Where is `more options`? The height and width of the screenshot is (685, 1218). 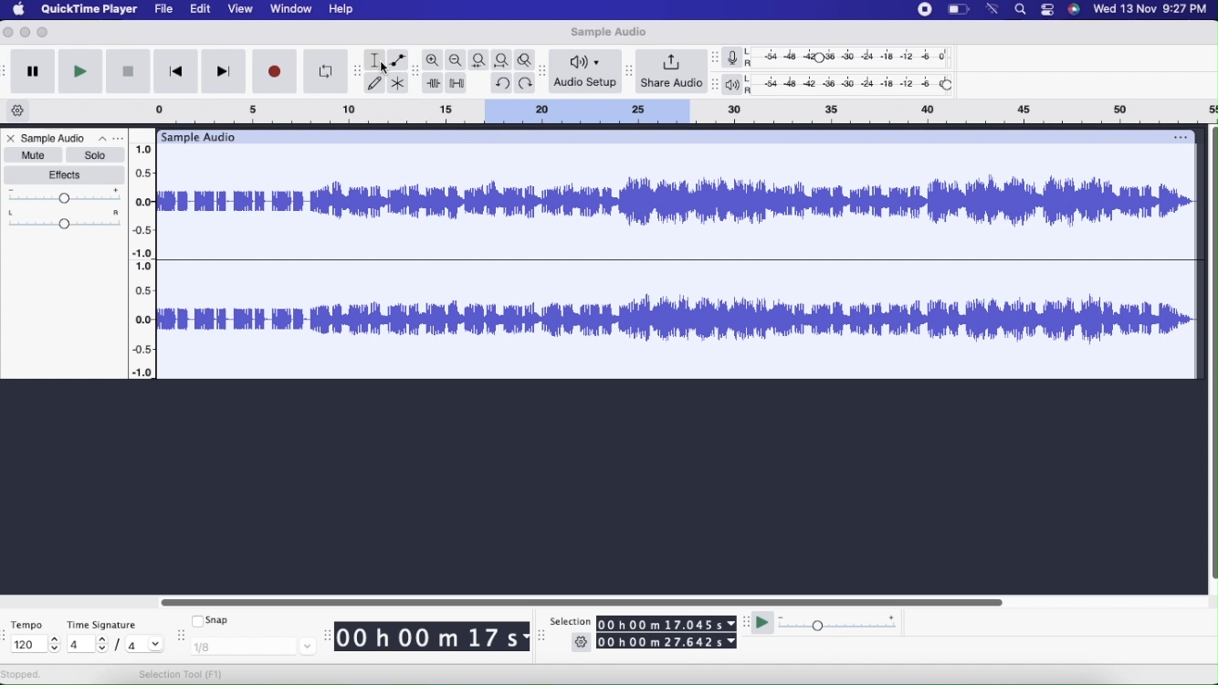
more options is located at coordinates (108, 139).